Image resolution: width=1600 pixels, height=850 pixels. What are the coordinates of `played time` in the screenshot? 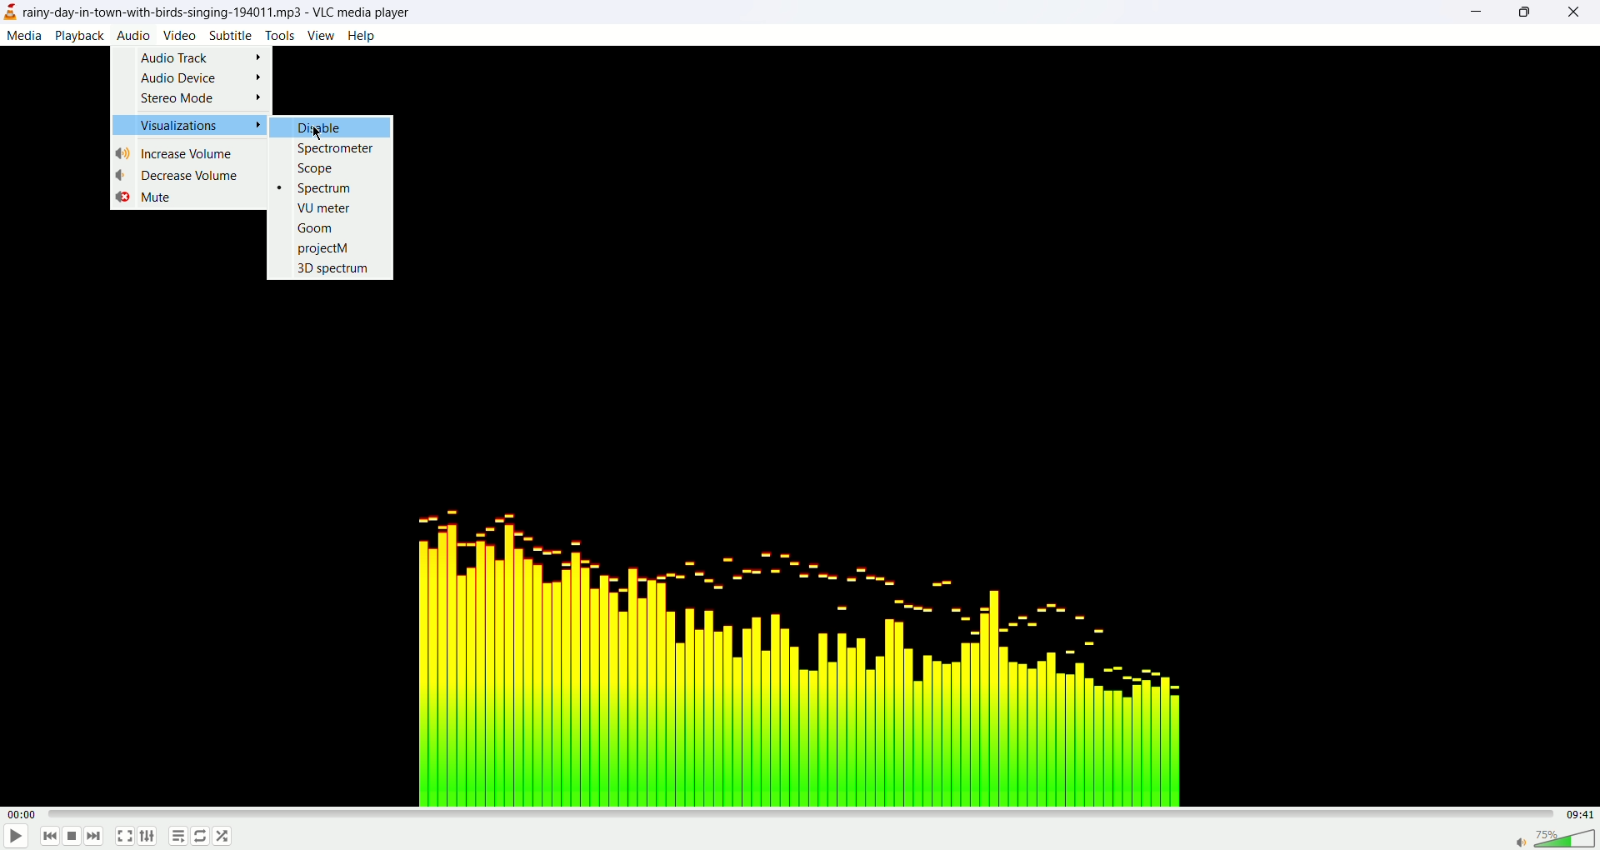 It's located at (25, 815).